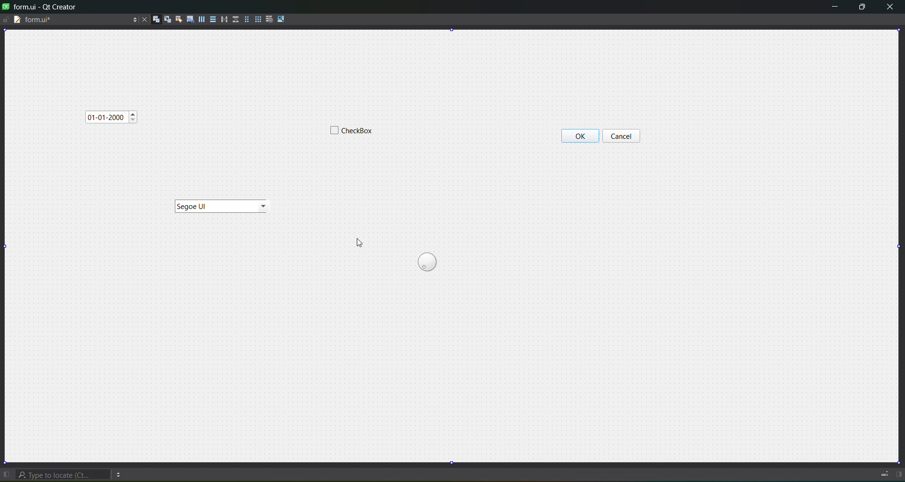 This screenshot has height=482, width=905. What do you see at coordinates (235, 20) in the screenshot?
I see `vertical splitter` at bounding box center [235, 20].